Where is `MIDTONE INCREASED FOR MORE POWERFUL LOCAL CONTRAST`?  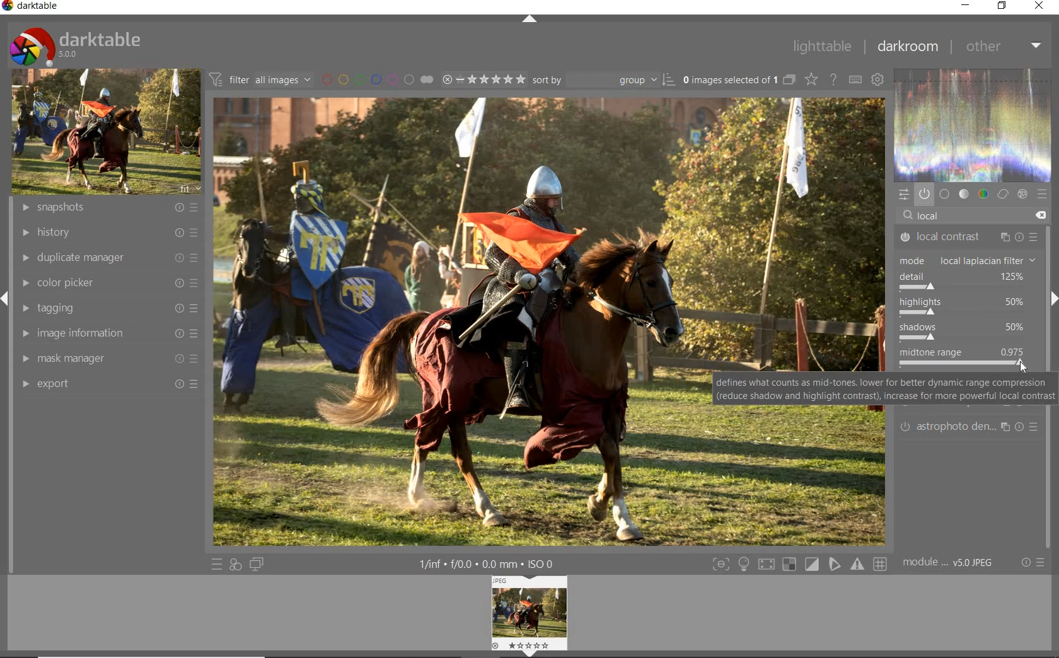 MIDTONE INCREASED FOR MORE POWERFUL LOCAL CONTRAST is located at coordinates (968, 356).